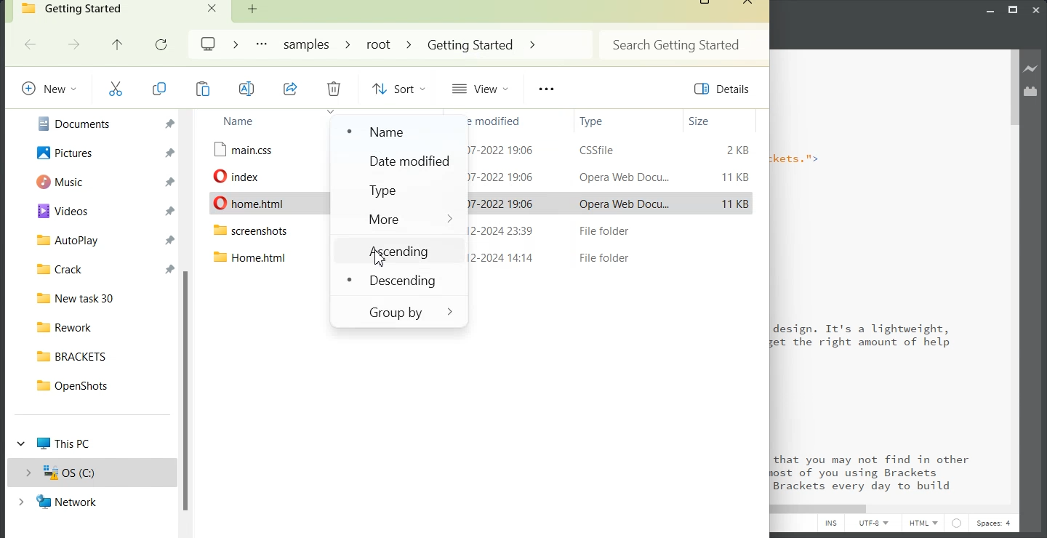 This screenshot has width=1047, height=538. Describe the element at coordinates (100, 241) in the screenshot. I see `Auto play` at that location.